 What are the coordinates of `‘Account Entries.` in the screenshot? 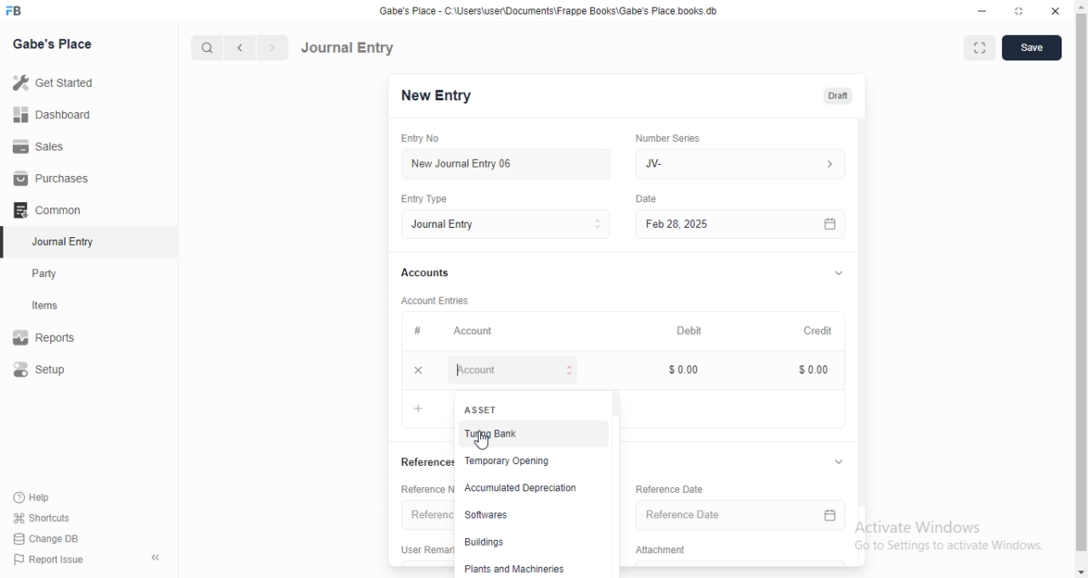 It's located at (449, 299).